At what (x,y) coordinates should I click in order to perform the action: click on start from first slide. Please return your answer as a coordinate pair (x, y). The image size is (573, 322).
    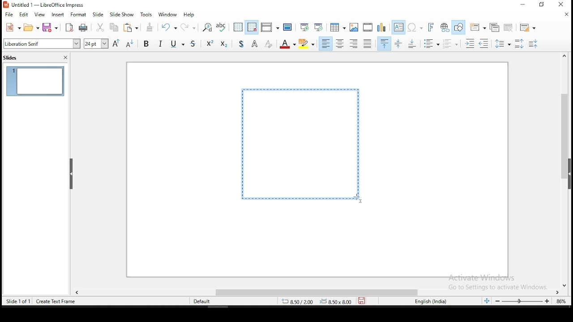
    Looking at the image, I should click on (303, 28).